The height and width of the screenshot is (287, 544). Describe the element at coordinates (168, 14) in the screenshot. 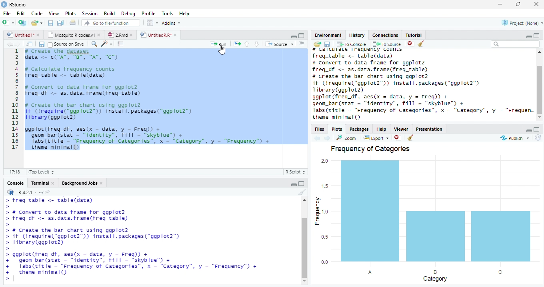

I see `Tools` at that location.